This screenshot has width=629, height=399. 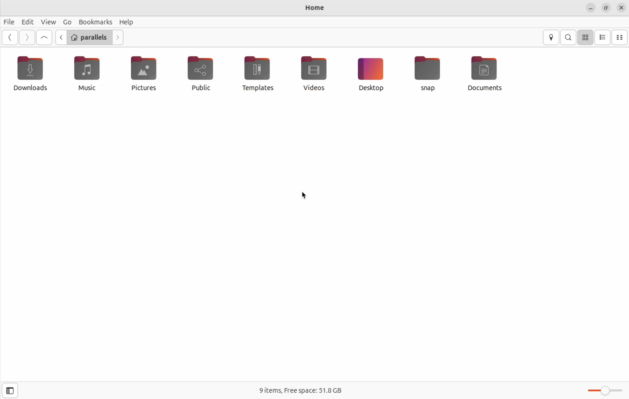 I want to click on list view, so click(x=603, y=37).